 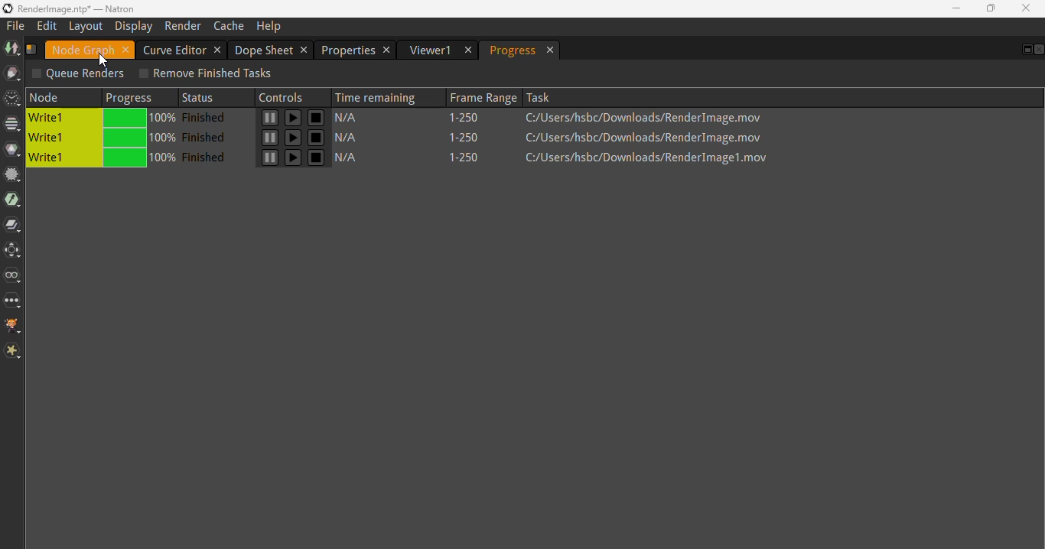 What do you see at coordinates (230, 26) in the screenshot?
I see `cache` at bounding box center [230, 26].